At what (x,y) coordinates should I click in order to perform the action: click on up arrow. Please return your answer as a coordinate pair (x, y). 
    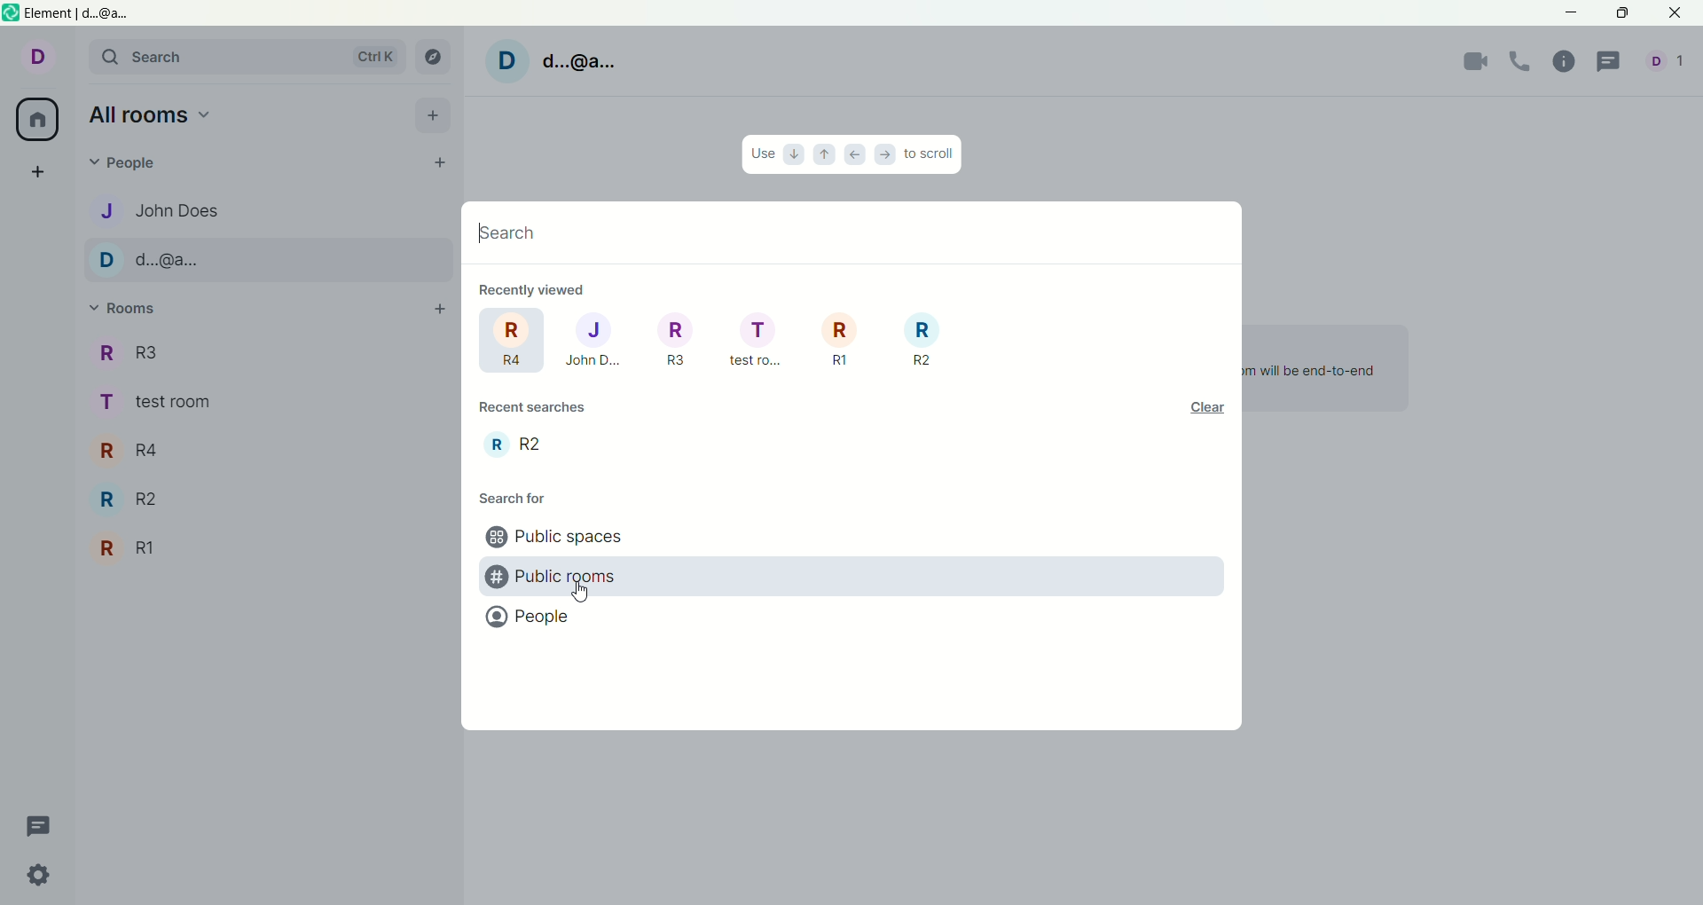
    Looking at the image, I should click on (821, 156).